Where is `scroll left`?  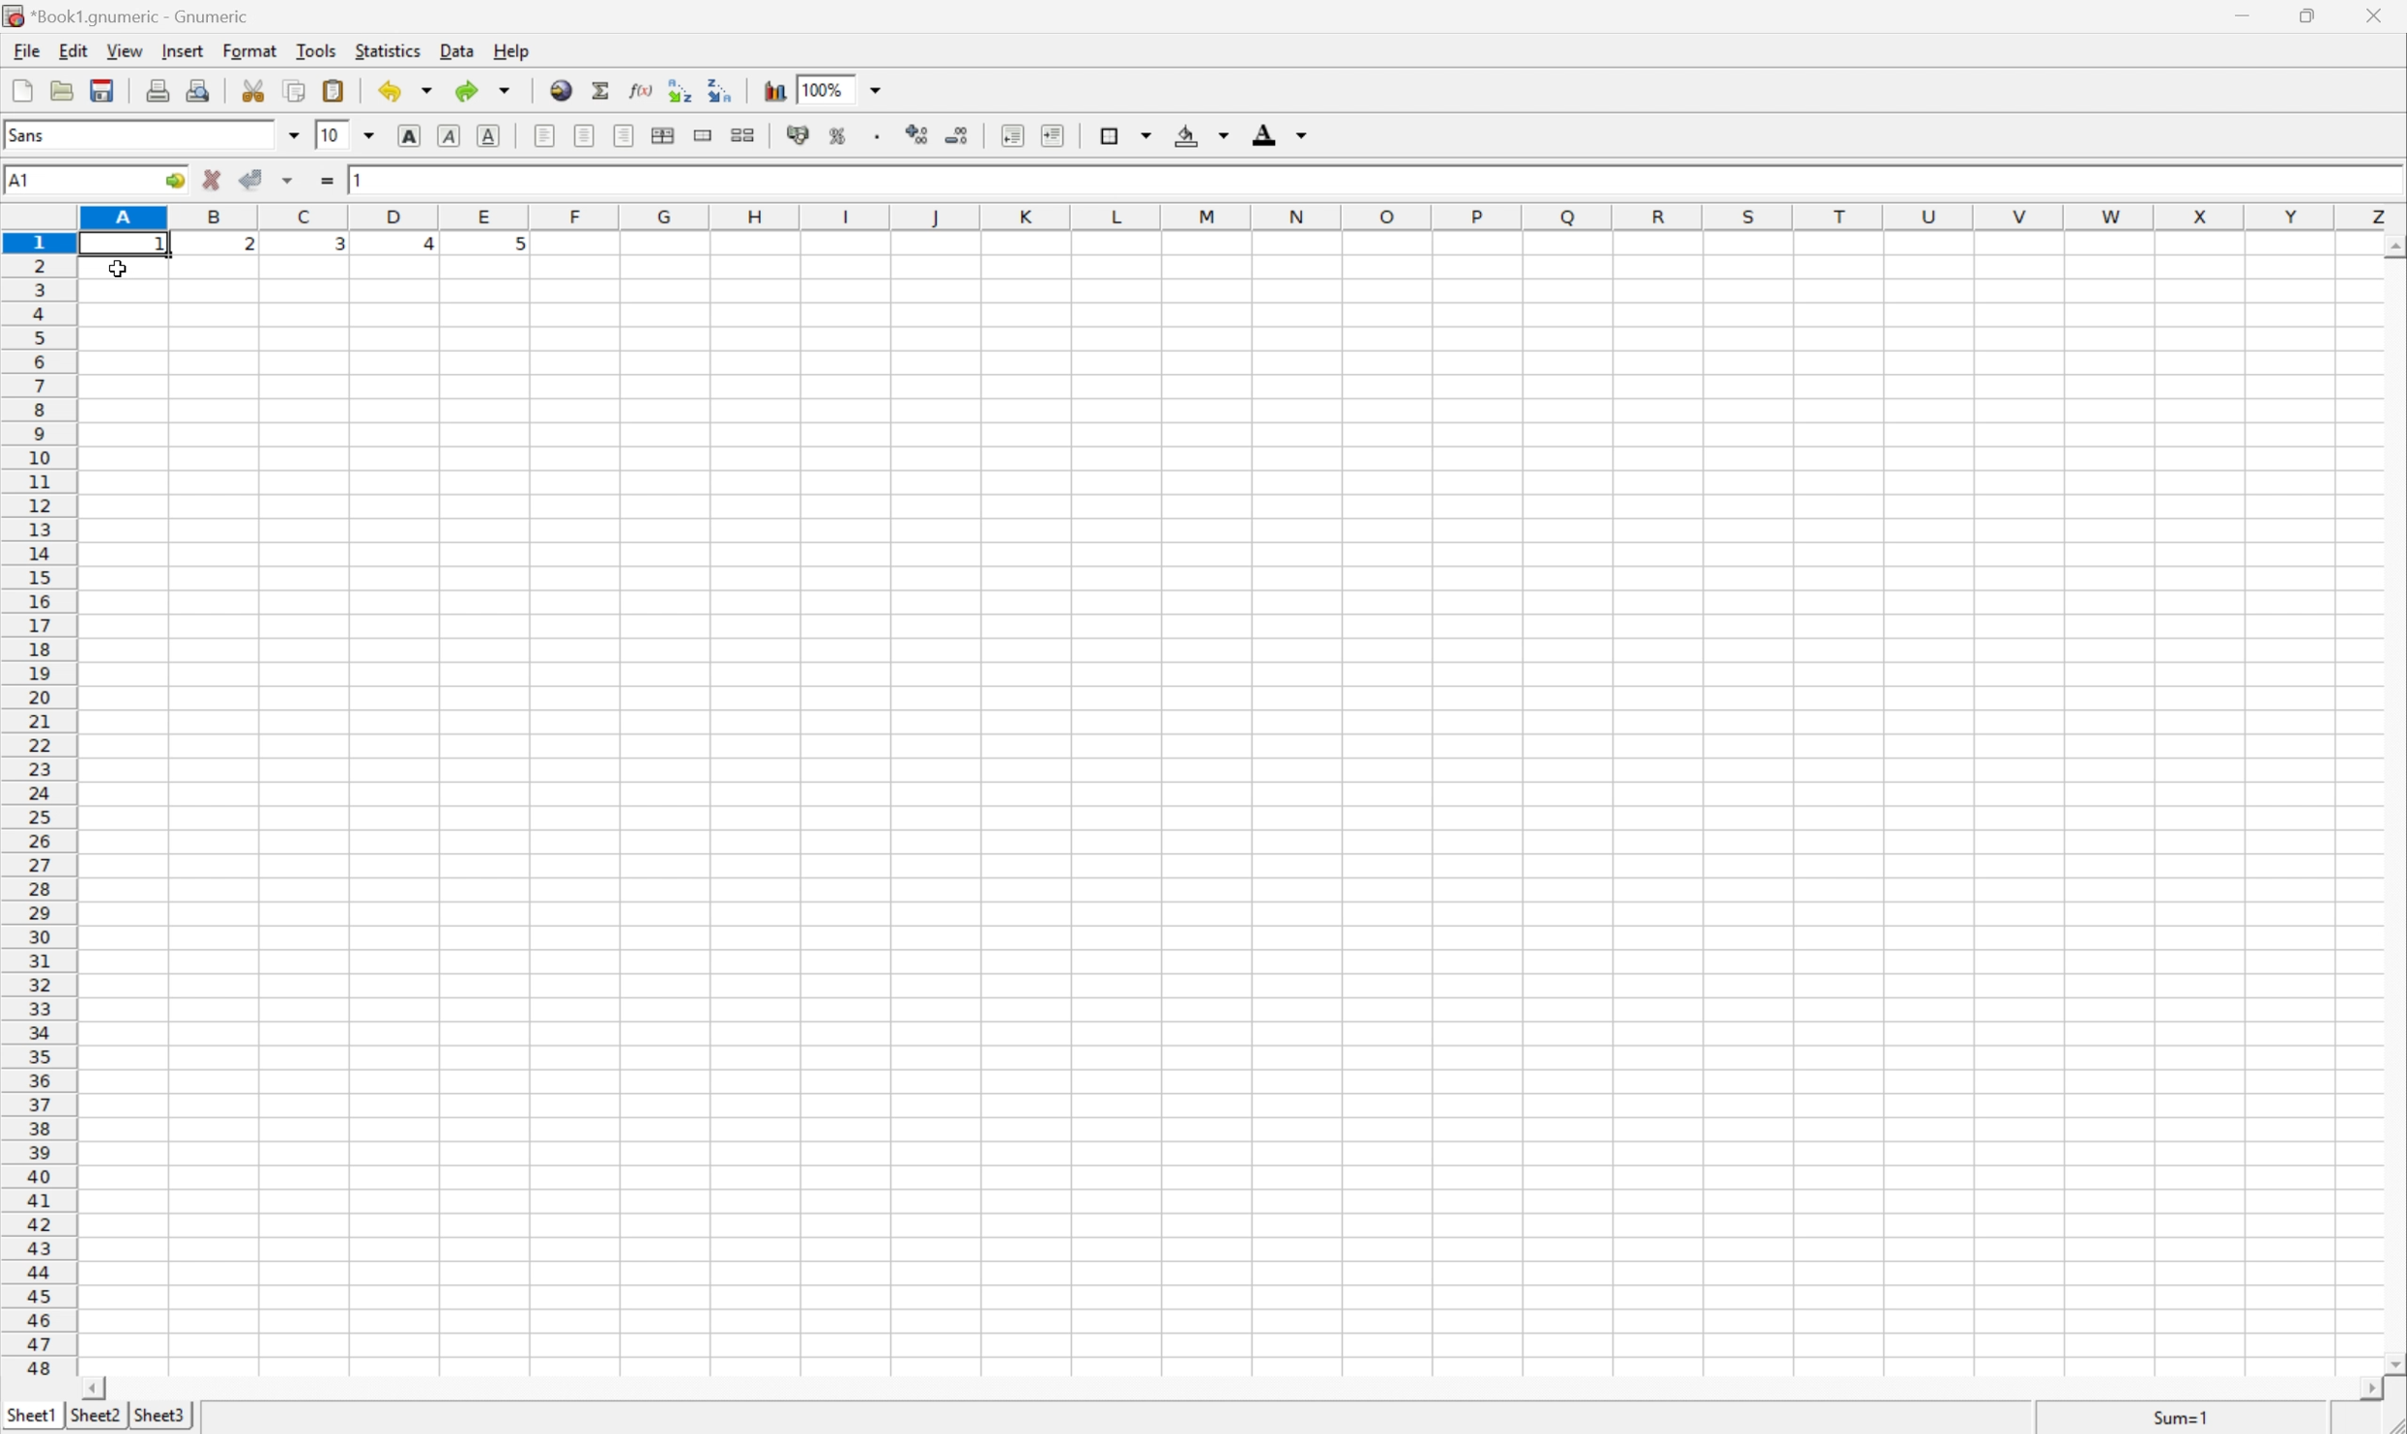 scroll left is located at coordinates (100, 1389).